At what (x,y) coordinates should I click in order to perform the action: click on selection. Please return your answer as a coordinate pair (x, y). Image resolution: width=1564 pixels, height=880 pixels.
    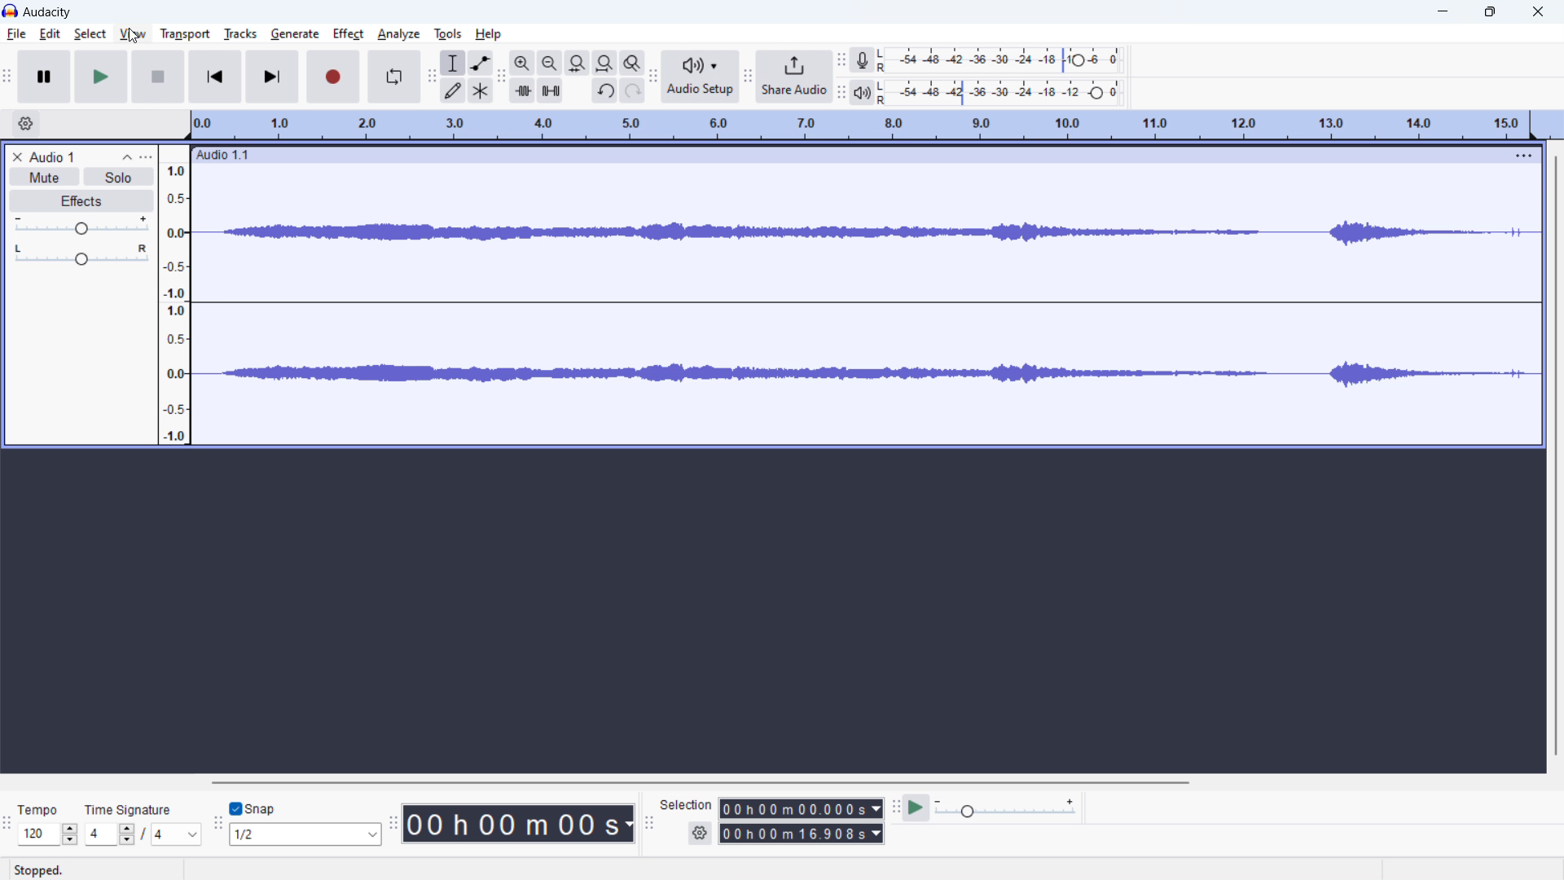
    Looking at the image, I should click on (686, 807).